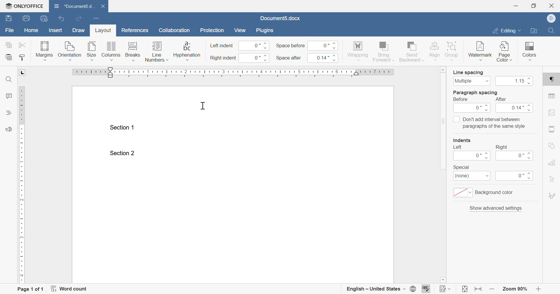 The width and height of the screenshot is (560, 294). I want to click on show advanced settings, so click(496, 208).